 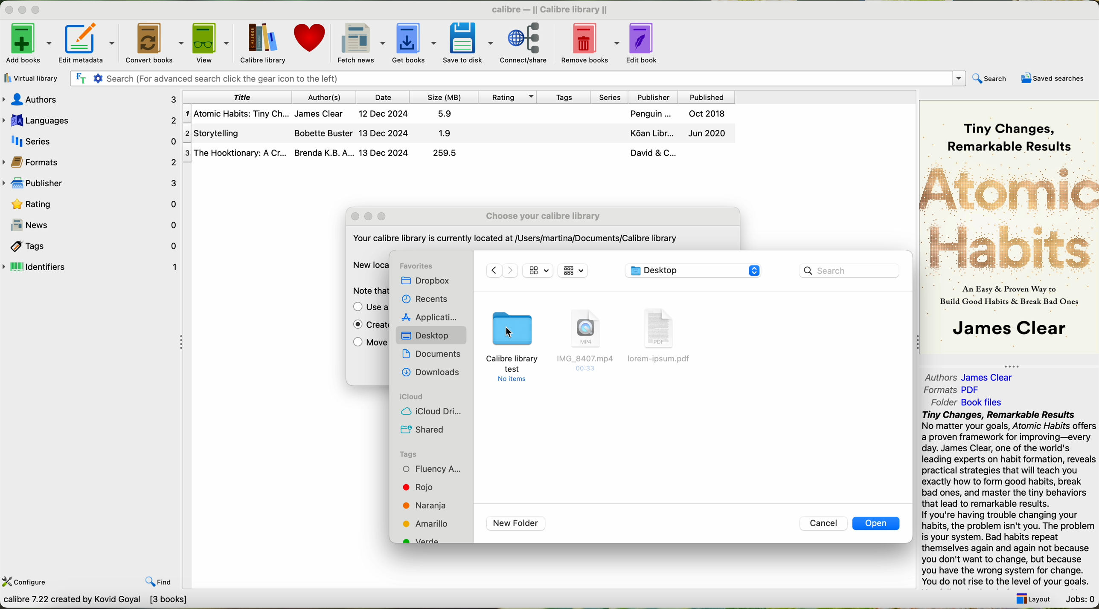 I want to click on dropbox, so click(x=430, y=281).